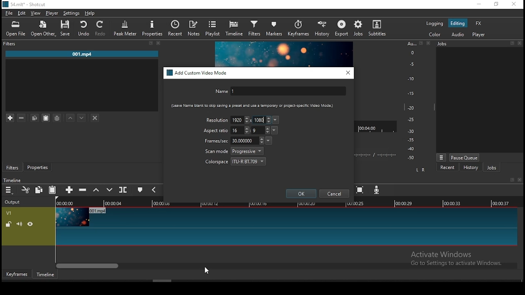 The width and height of the screenshot is (525, 295). Describe the element at coordinates (110, 190) in the screenshot. I see `overwrite` at that location.